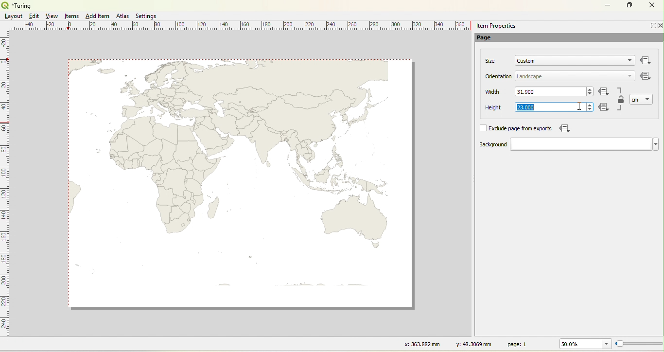 This screenshot has height=352, width=664. What do you see at coordinates (489, 38) in the screenshot?
I see `Page` at bounding box center [489, 38].